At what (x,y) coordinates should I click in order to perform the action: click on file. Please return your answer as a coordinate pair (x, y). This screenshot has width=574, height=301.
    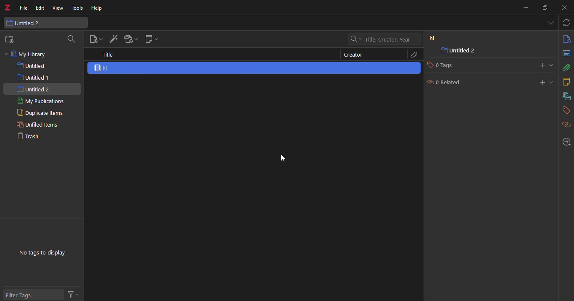
    Looking at the image, I should click on (23, 8).